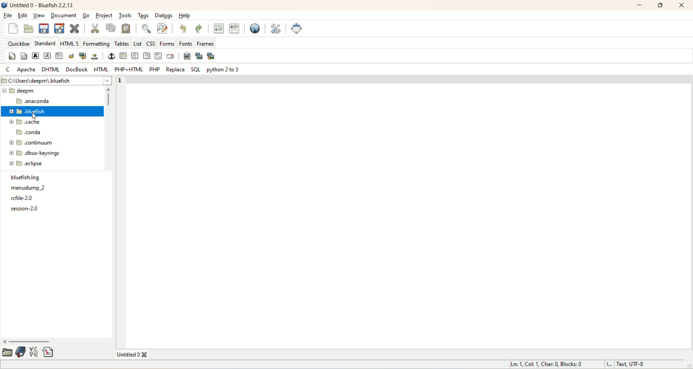 This screenshot has height=369, width=693. I want to click on eclipse, so click(27, 163).